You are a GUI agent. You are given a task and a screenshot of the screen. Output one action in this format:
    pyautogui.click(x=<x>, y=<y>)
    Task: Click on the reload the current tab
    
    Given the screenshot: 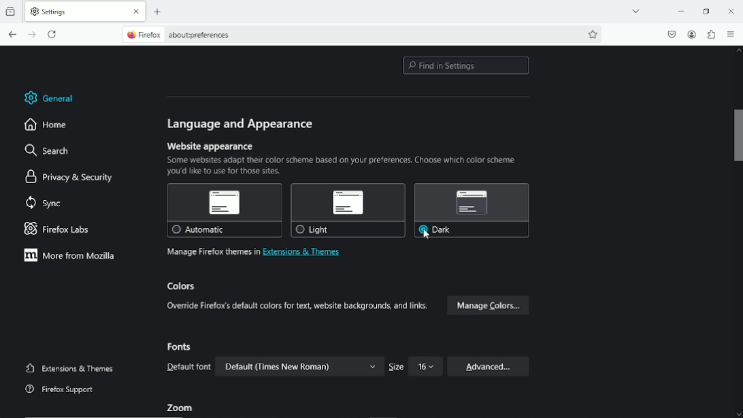 What is the action you would take?
    pyautogui.click(x=53, y=34)
    